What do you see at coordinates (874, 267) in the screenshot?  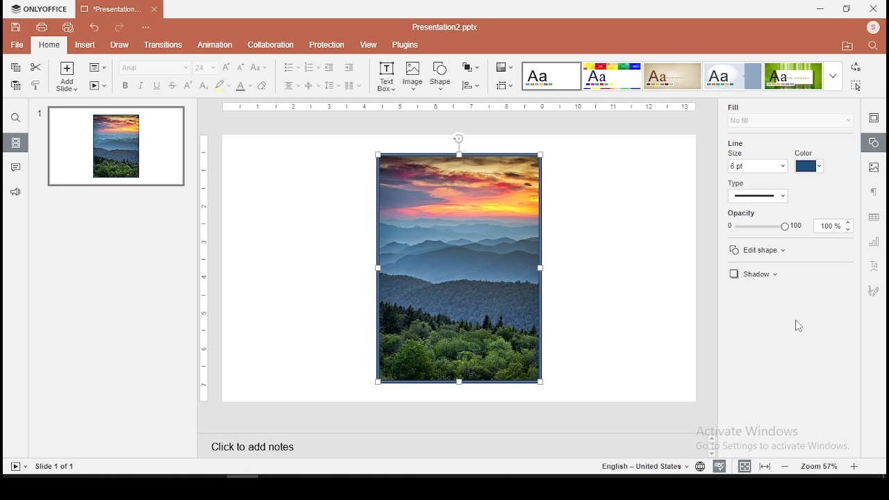 I see `text art tool` at bounding box center [874, 267].